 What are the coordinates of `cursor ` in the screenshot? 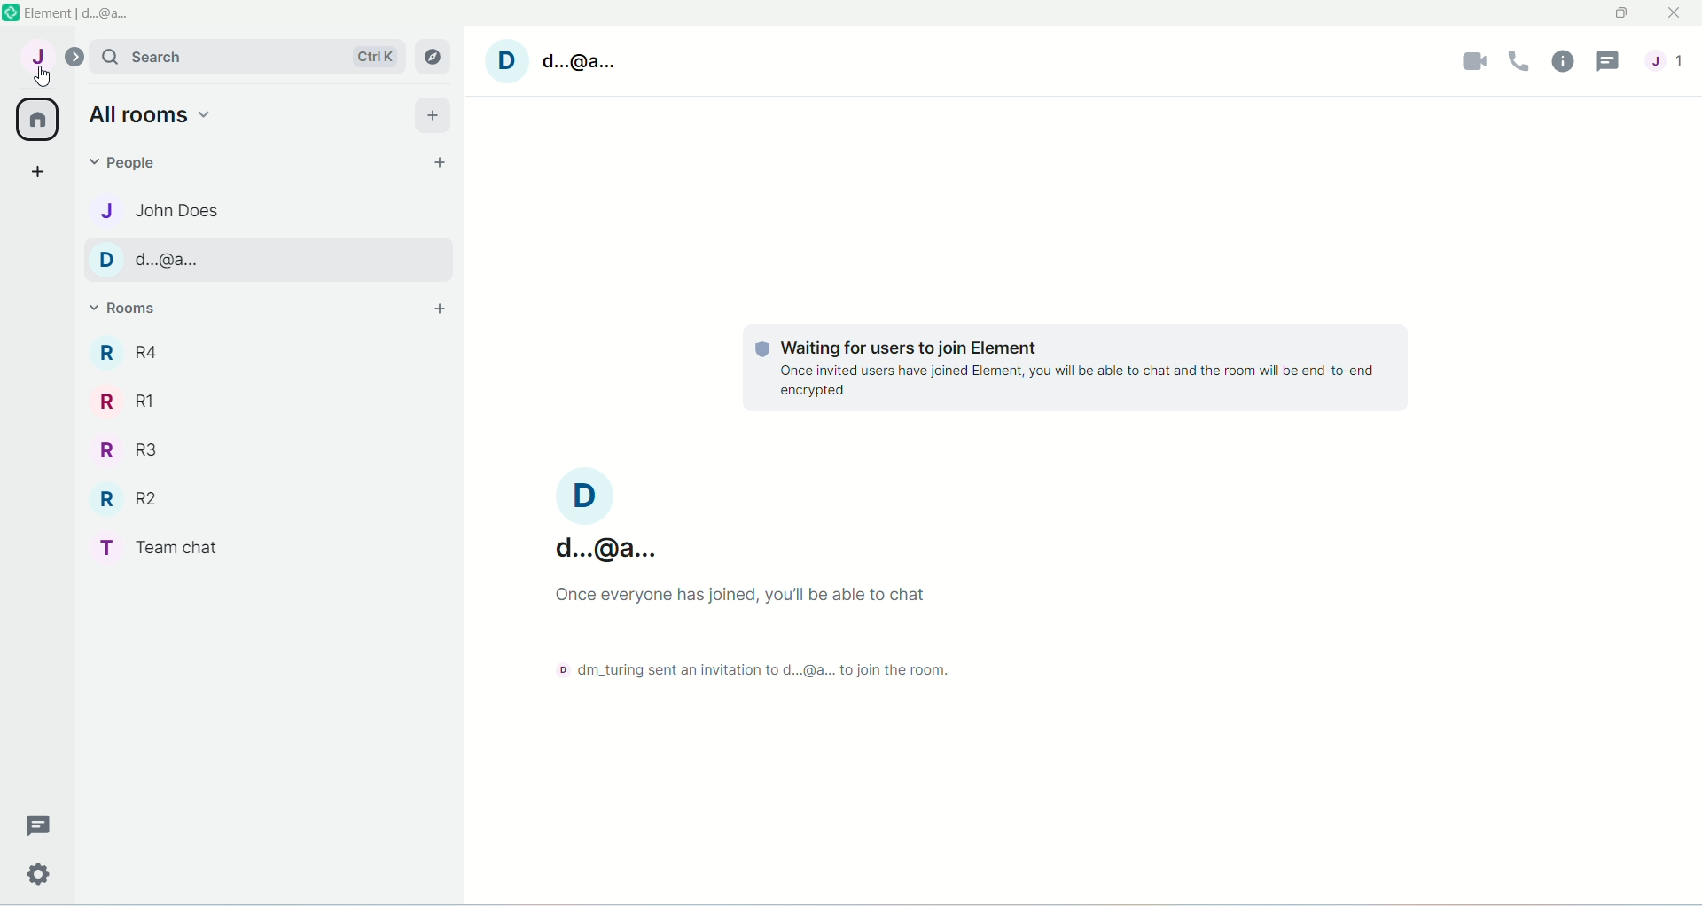 It's located at (42, 76).